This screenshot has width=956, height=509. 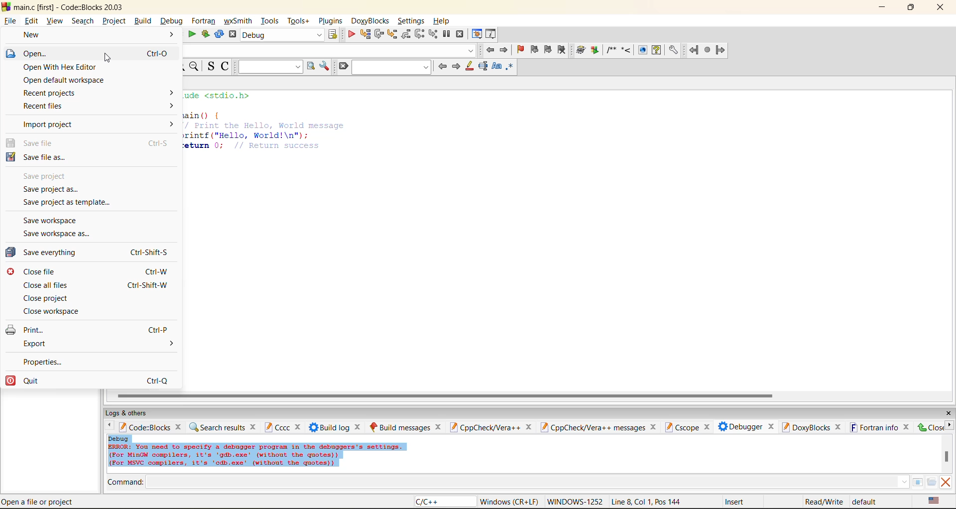 I want to click on next line, so click(x=378, y=34).